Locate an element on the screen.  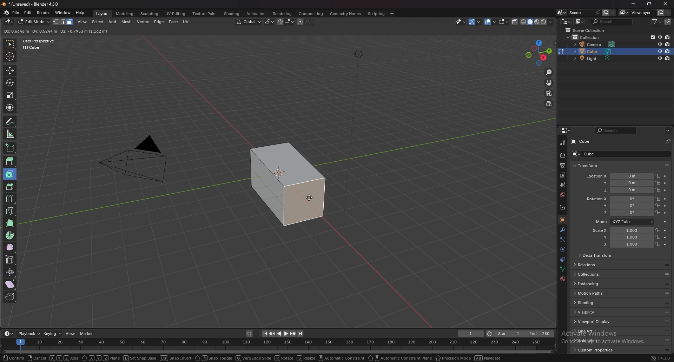
orthographic/perspective is located at coordinates (549, 104).